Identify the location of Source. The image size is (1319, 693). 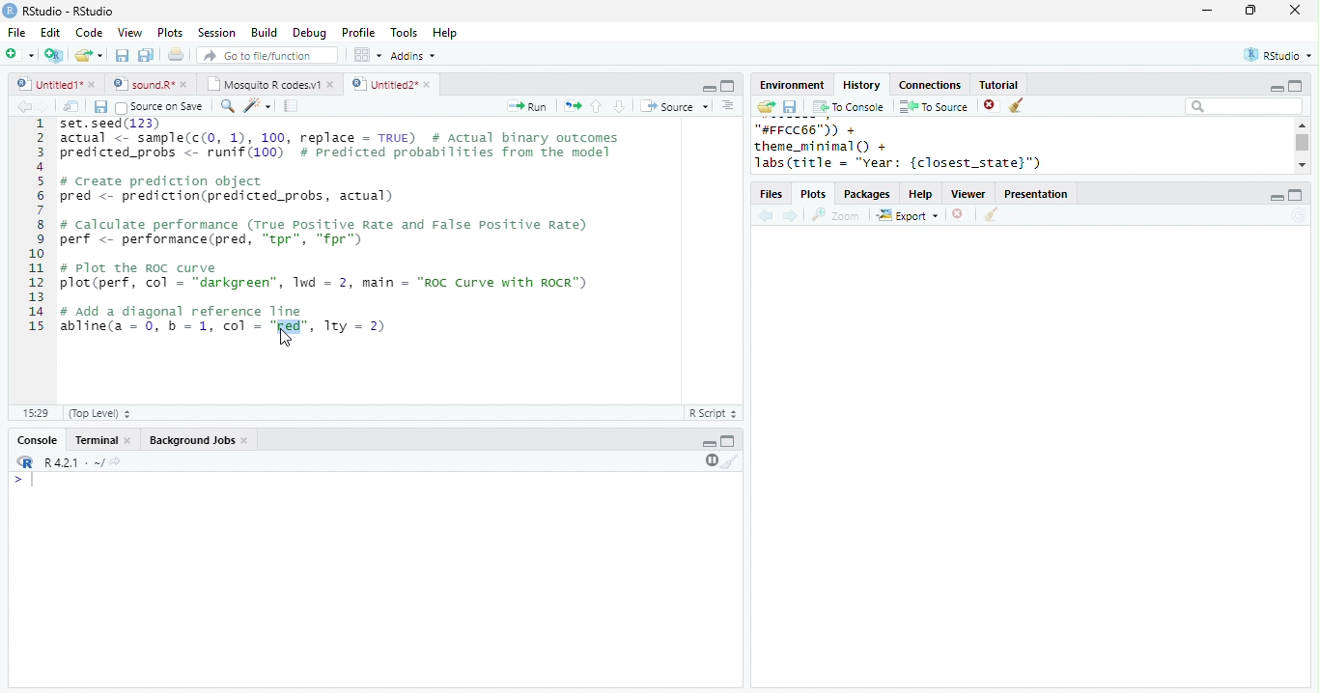
(676, 106).